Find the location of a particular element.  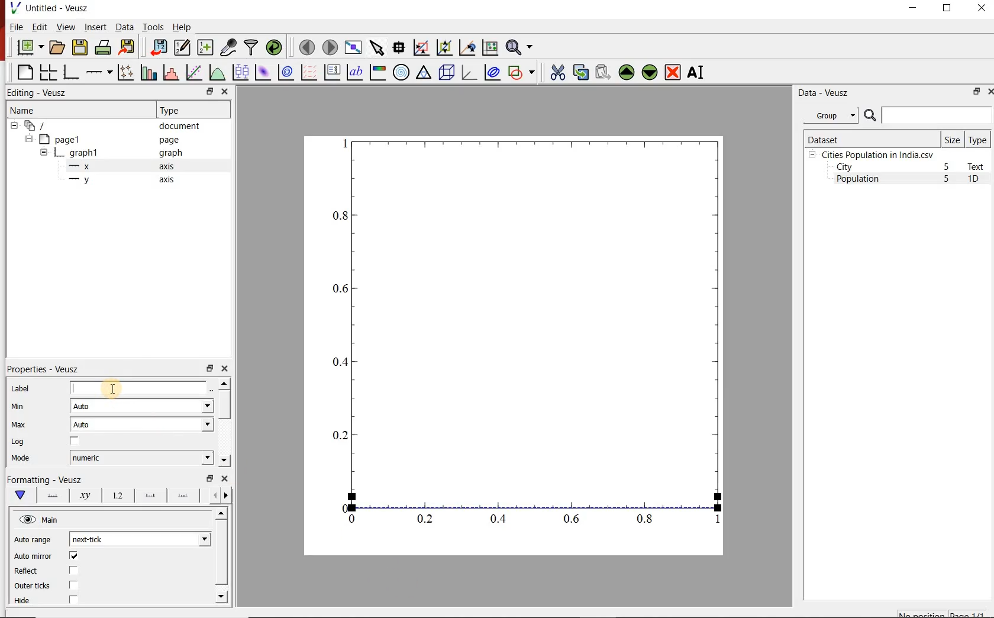

view plot full screen is located at coordinates (353, 47).